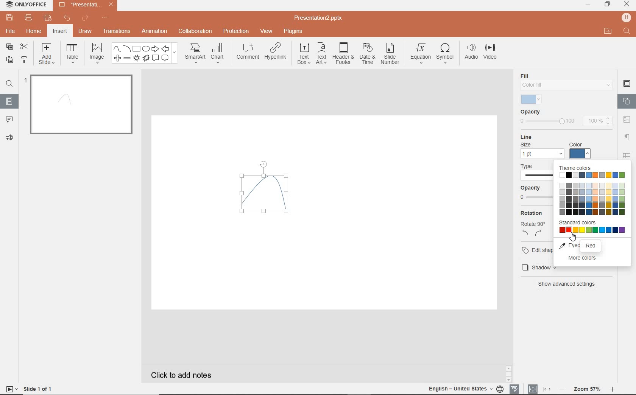  What do you see at coordinates (28, 17) in the screenshot?
I see `PRINT` at bounding box center [28, 17].